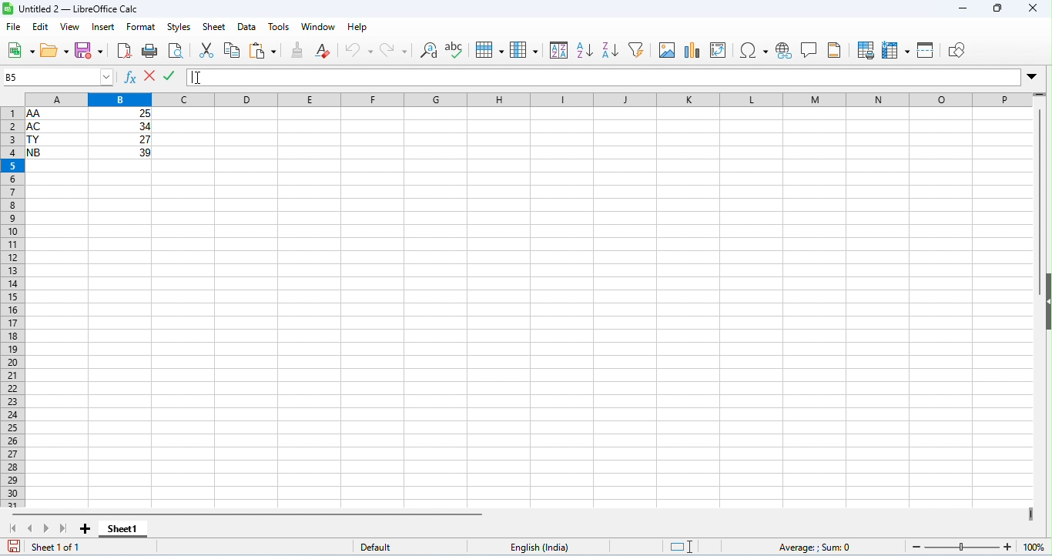 This screenshot has width=1052, height=556. Describe the element at coordinates (326, 50) in the screenshot. I see `clear direct formatting` at that location.